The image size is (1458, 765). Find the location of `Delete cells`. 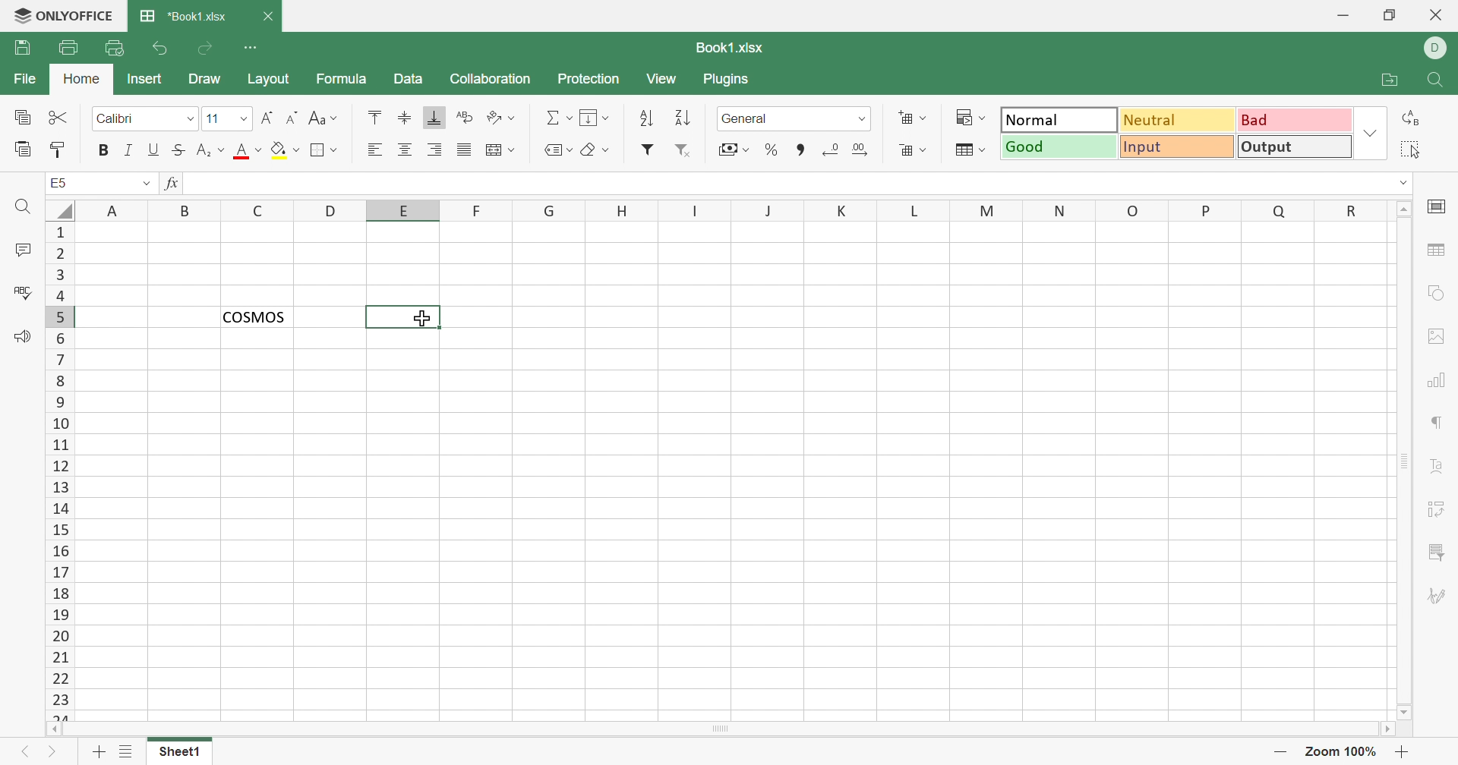

Delete cells is located at coordinates (914, 150).